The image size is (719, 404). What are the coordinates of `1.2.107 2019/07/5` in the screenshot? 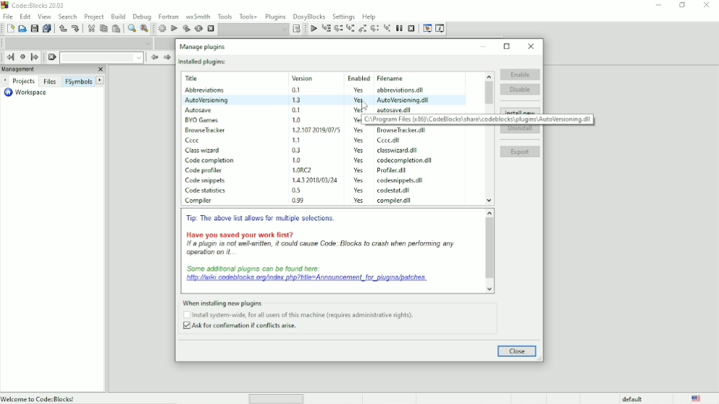 It's located at (317, 129).